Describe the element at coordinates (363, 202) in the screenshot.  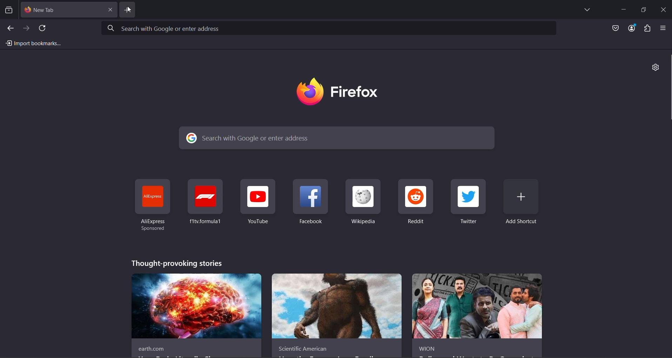
I see `shortcut` at that location.